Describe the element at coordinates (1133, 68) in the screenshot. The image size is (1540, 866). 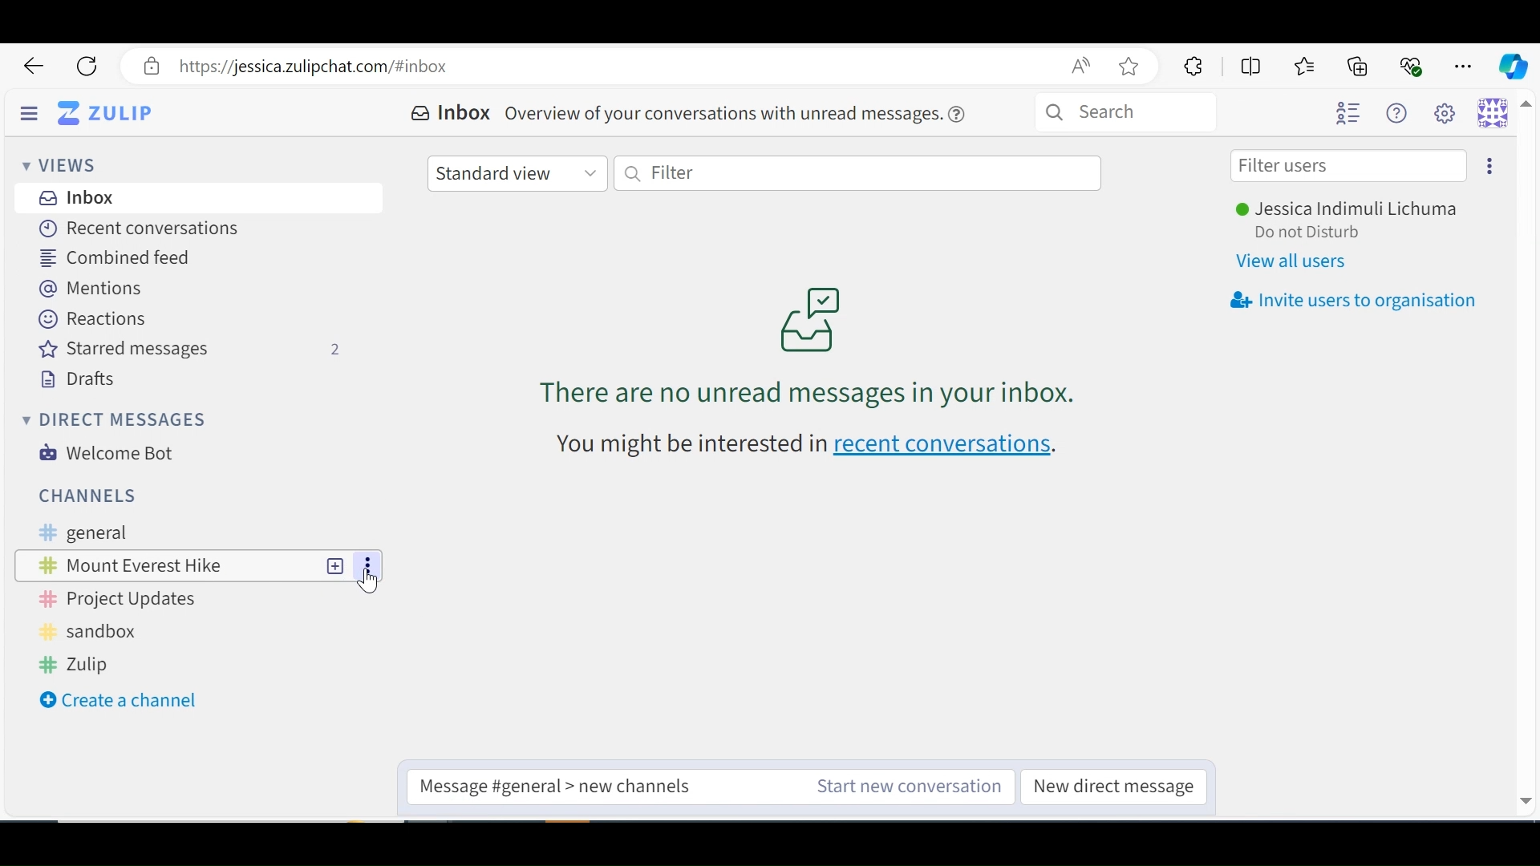
I see `Bookmark this page` at that location.